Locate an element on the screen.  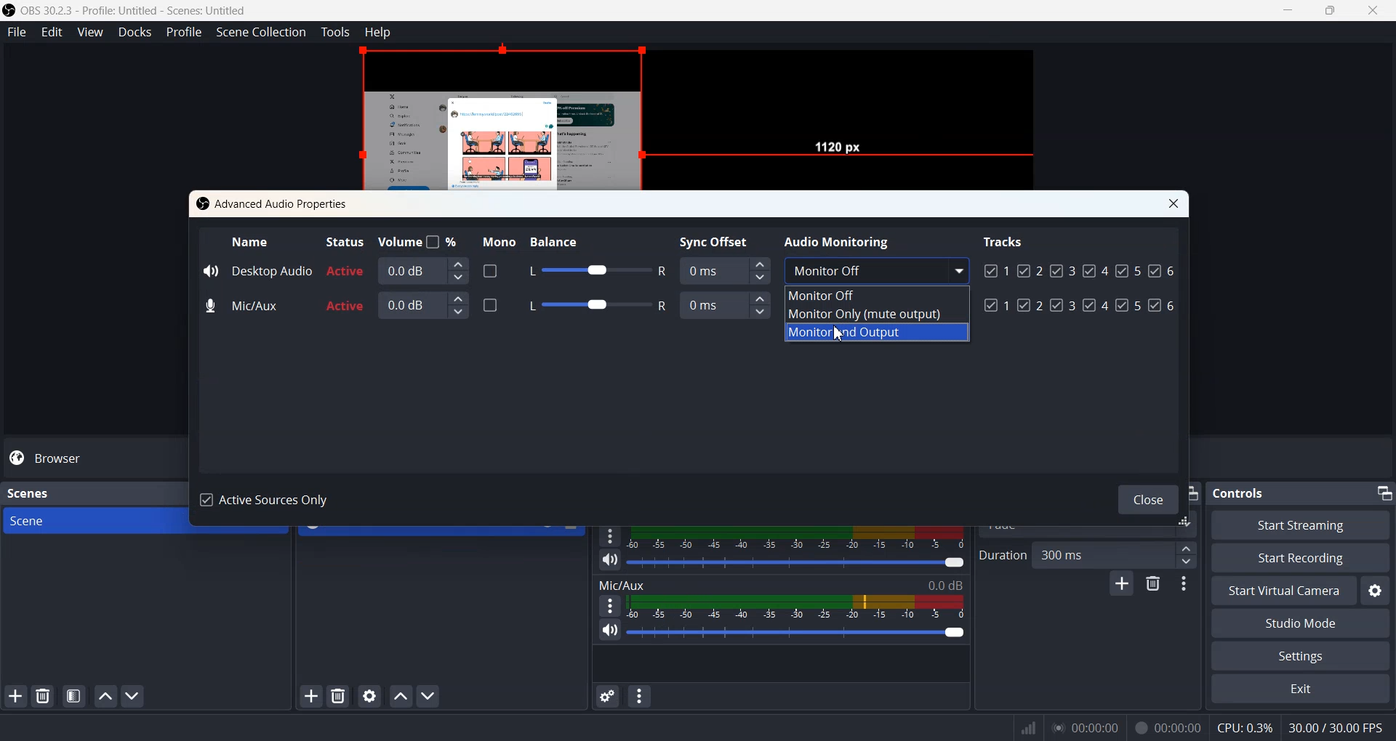
Add configurable transistion is located at coordinates (1121, 586).